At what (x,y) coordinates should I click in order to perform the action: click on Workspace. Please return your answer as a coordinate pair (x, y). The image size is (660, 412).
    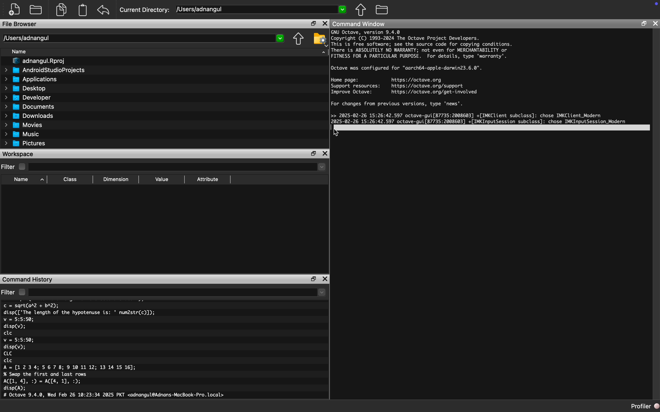
    Looking at the image, I should click on (19, 154).